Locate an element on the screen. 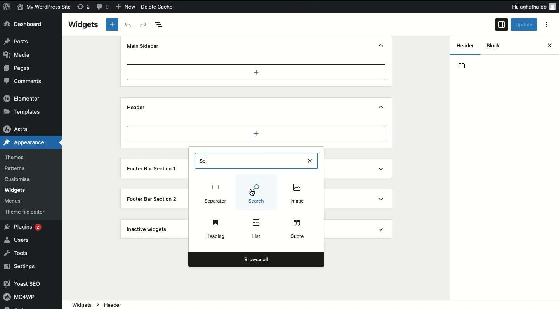 Image resolution: width=559 pixels, height=309 pixels. My WordPress Site is located at coordinates (44, 7).